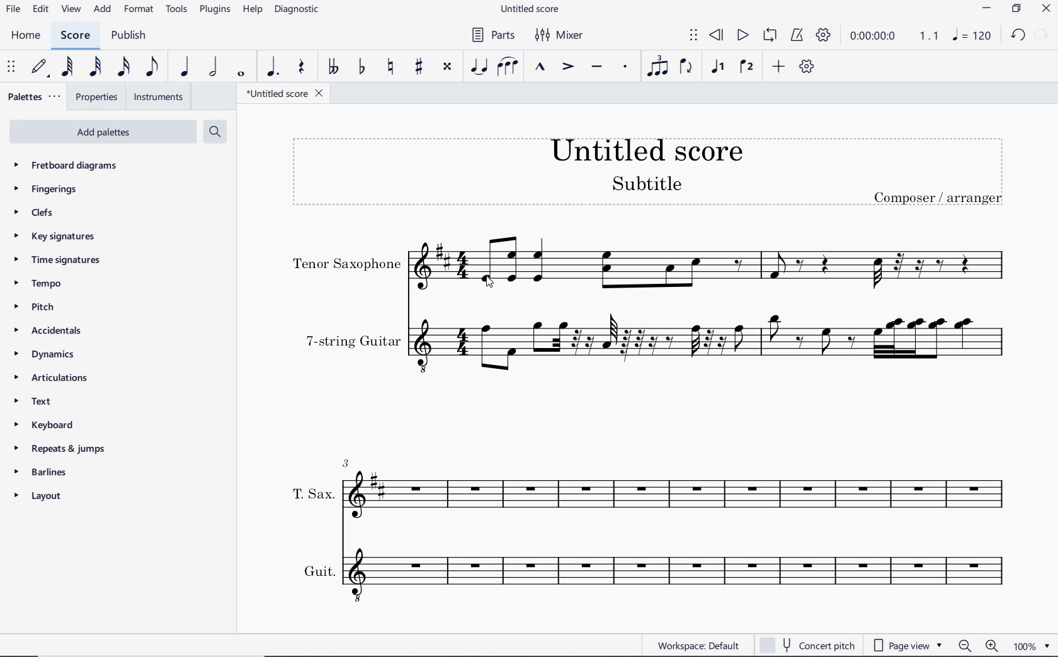 This screenshot has width=1058, height=657. Describe the element at coordinates (47, 189) in the screenshot. I see `FINGERINGS` at that location.